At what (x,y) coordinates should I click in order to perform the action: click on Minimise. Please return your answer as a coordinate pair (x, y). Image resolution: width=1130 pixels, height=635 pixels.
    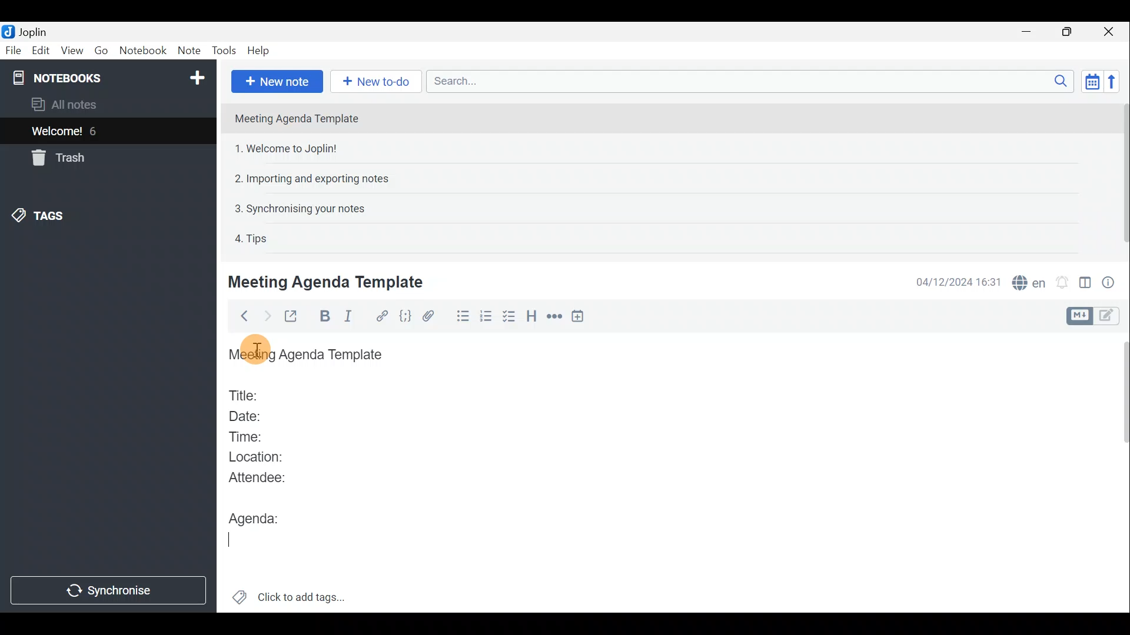
    Looking at the image, I should click on (1028, 31).